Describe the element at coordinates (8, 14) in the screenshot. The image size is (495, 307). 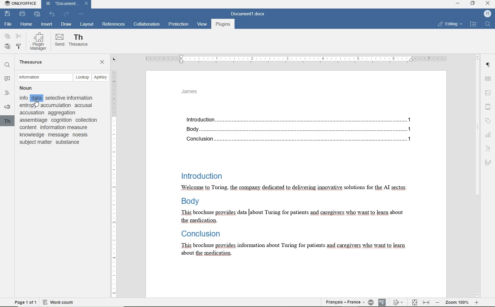
I see `SAVE` at that location.